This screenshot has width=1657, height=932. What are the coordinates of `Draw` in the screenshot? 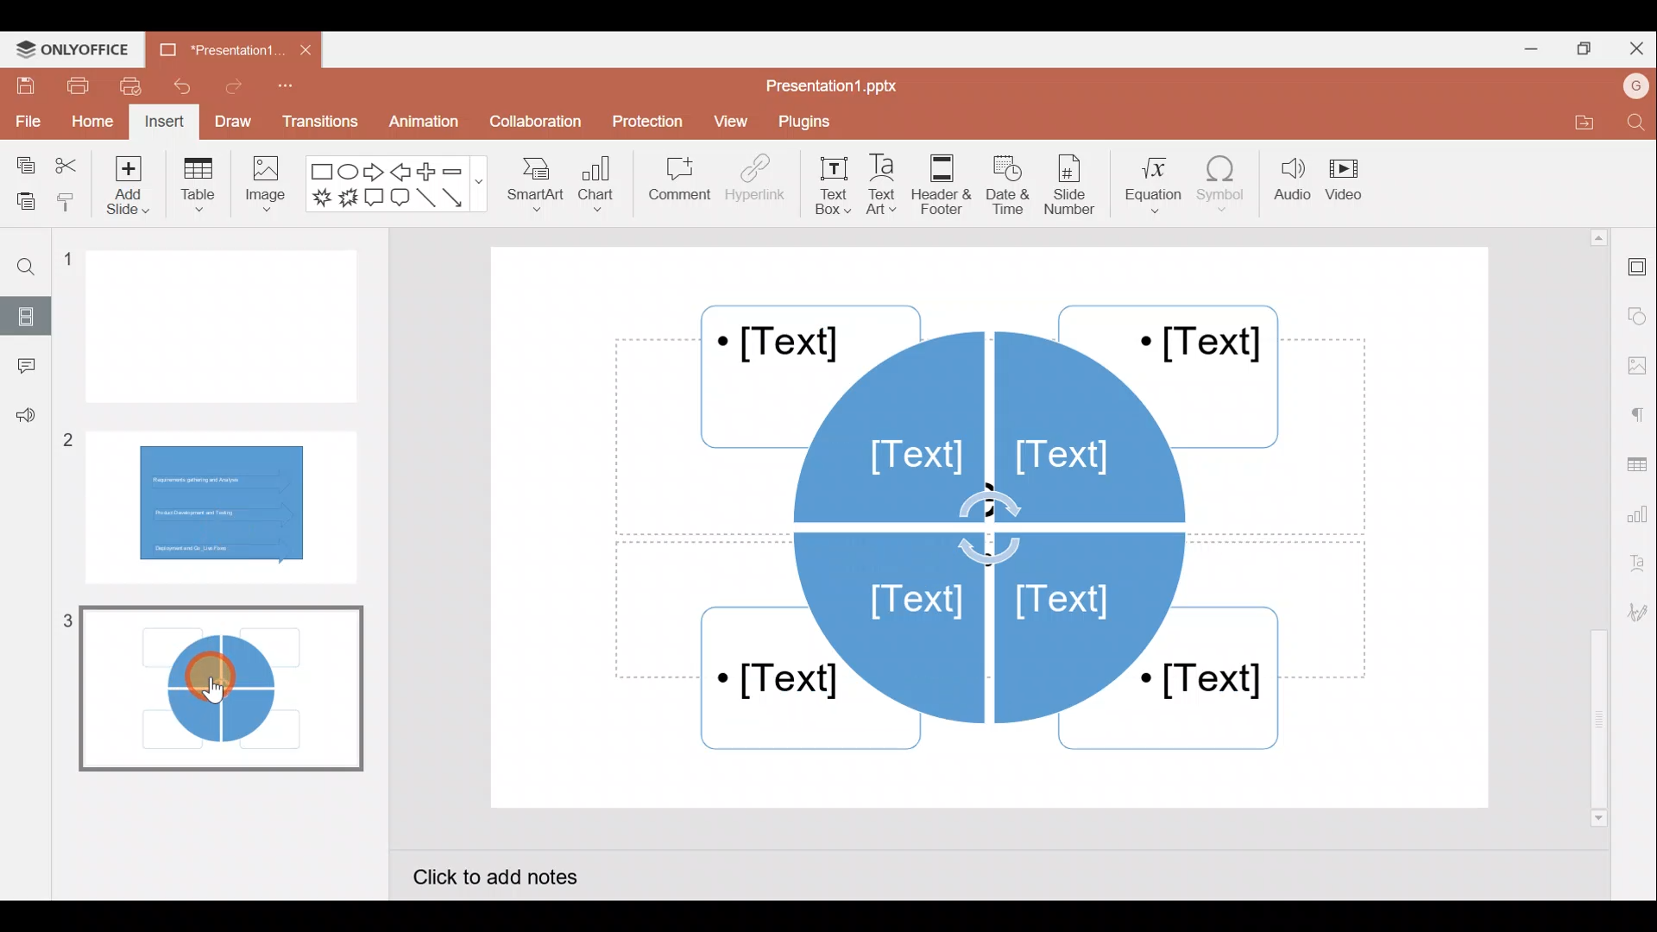 It's located at (231, 119).